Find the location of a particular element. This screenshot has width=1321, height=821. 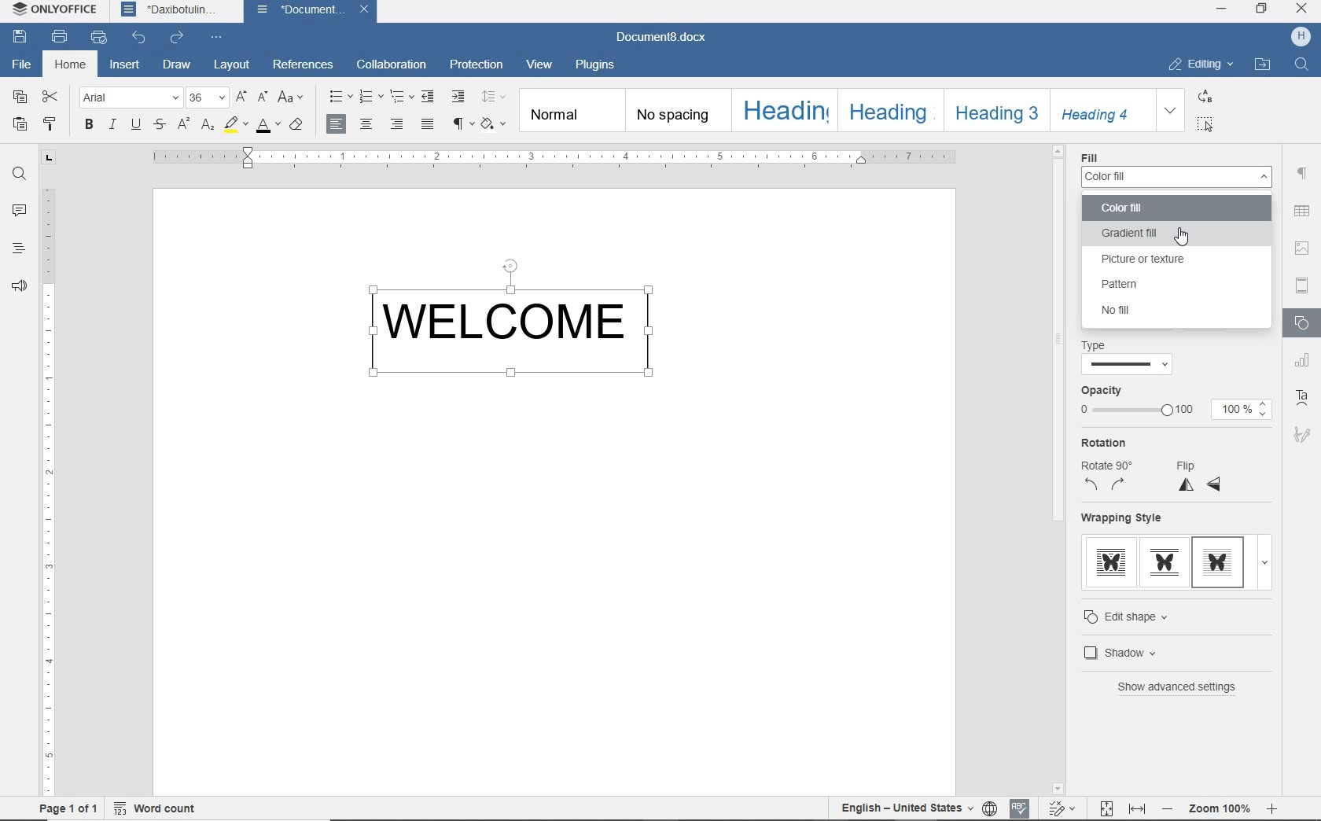

TRACK CHANGES is located at coordinates (1065, 808).